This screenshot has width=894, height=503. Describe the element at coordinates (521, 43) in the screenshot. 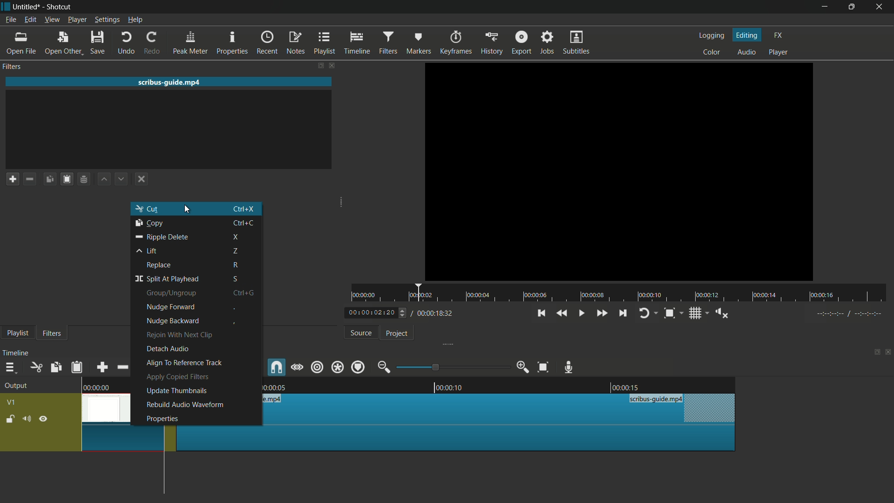

I see `export` at that location.